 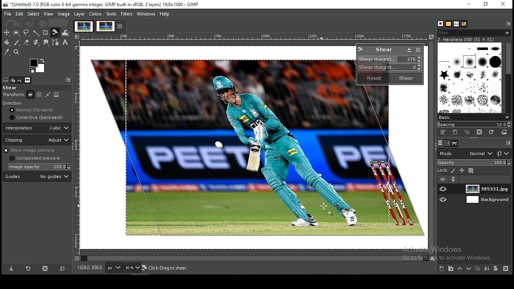 I want to click on refresh brushes, so click(x=492, y=132).